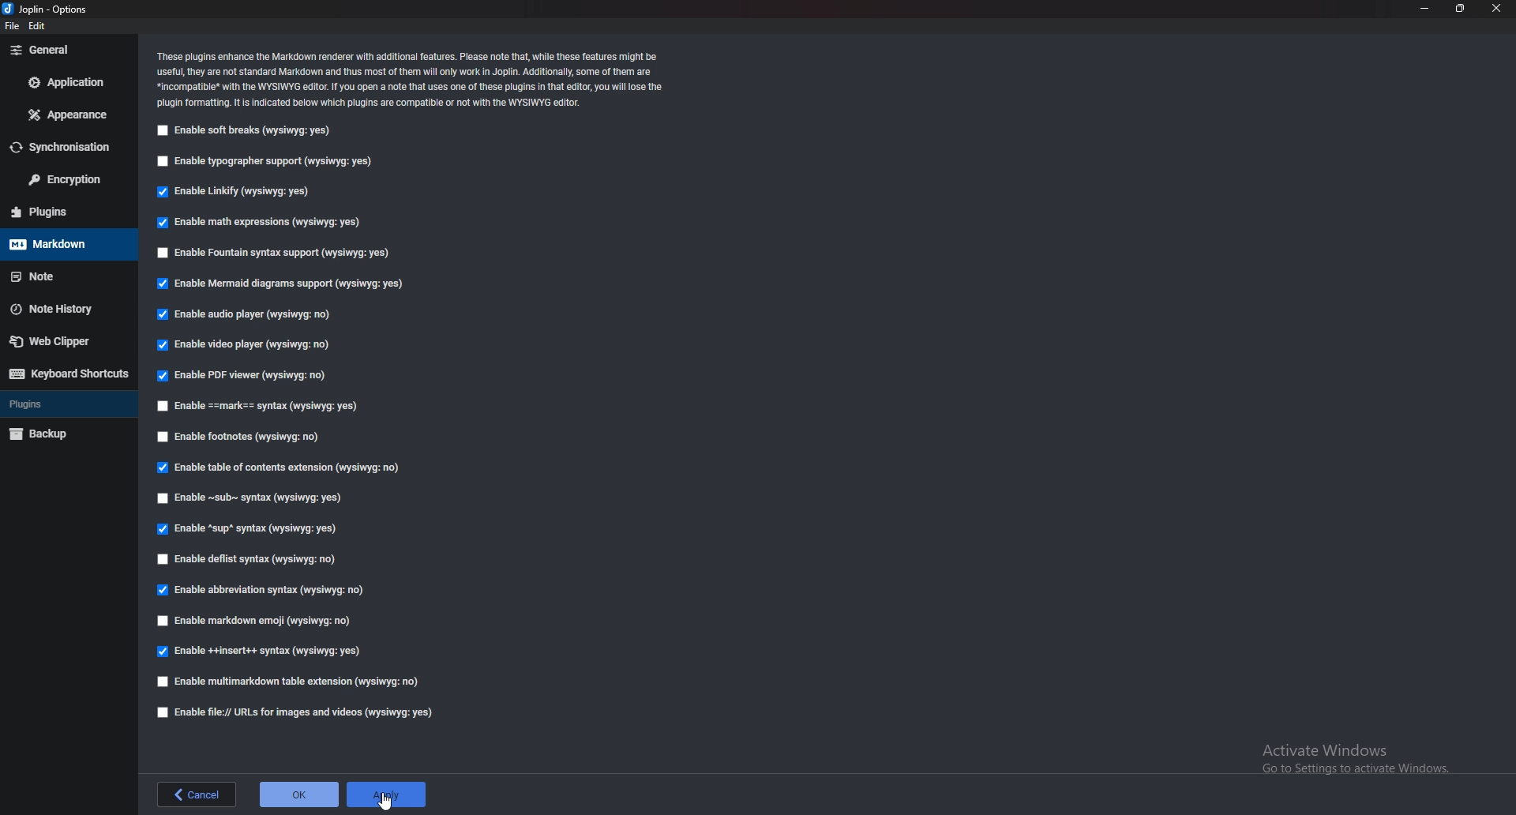 The height and width of the screenshot is (815, 1516). What do you see at coordinates (238, 192) in the screenshot?
I see `Enable linkify` at bounding box center [238, 192].